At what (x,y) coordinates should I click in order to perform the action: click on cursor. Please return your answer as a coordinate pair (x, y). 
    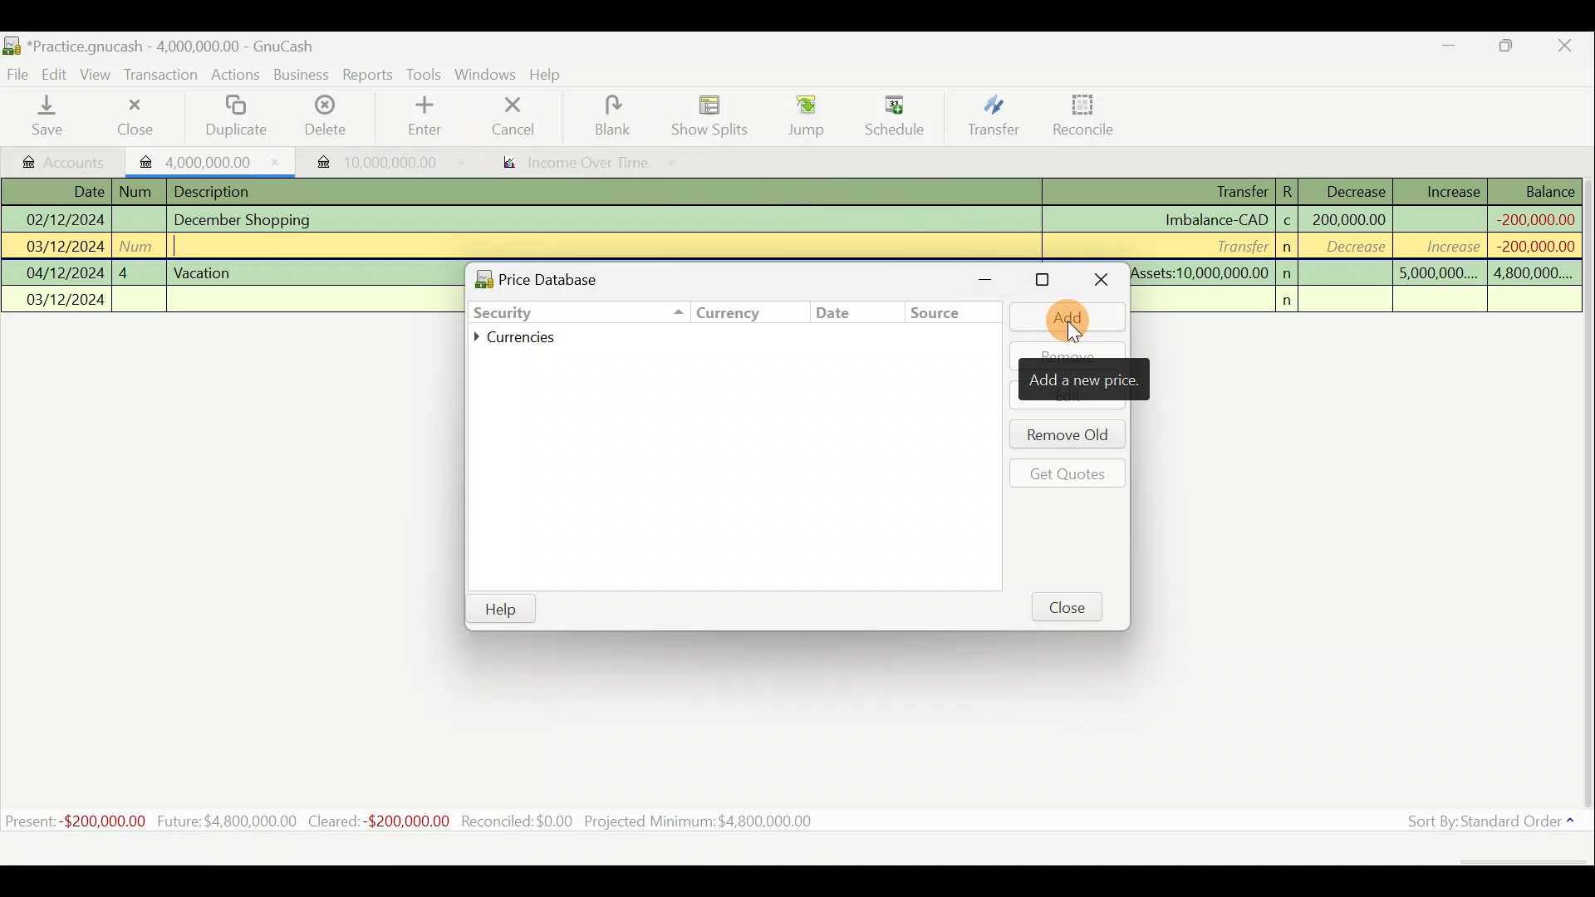
    Looking at the image, I should click on (1072, 333).